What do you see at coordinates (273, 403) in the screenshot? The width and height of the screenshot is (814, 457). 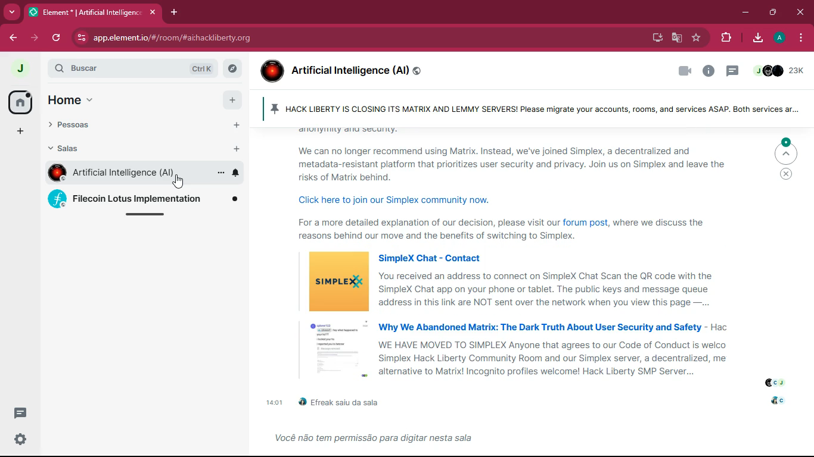 I see `14:01` at bounding box center [273, 403].